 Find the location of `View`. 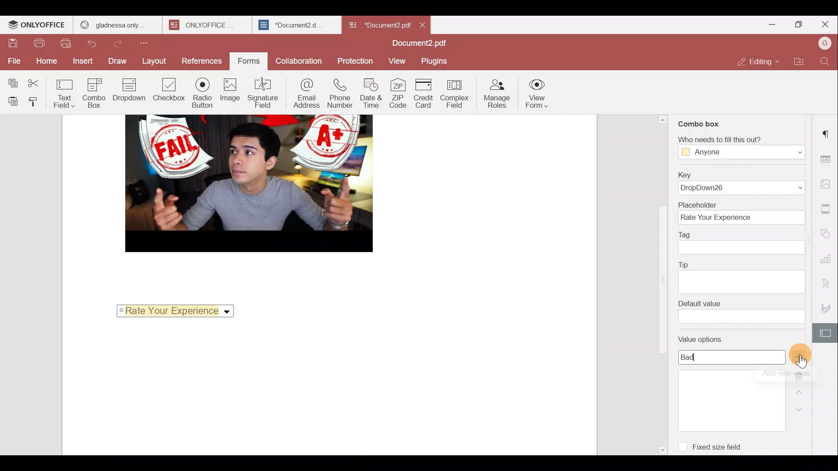

View is located at coordinates (398, 60).